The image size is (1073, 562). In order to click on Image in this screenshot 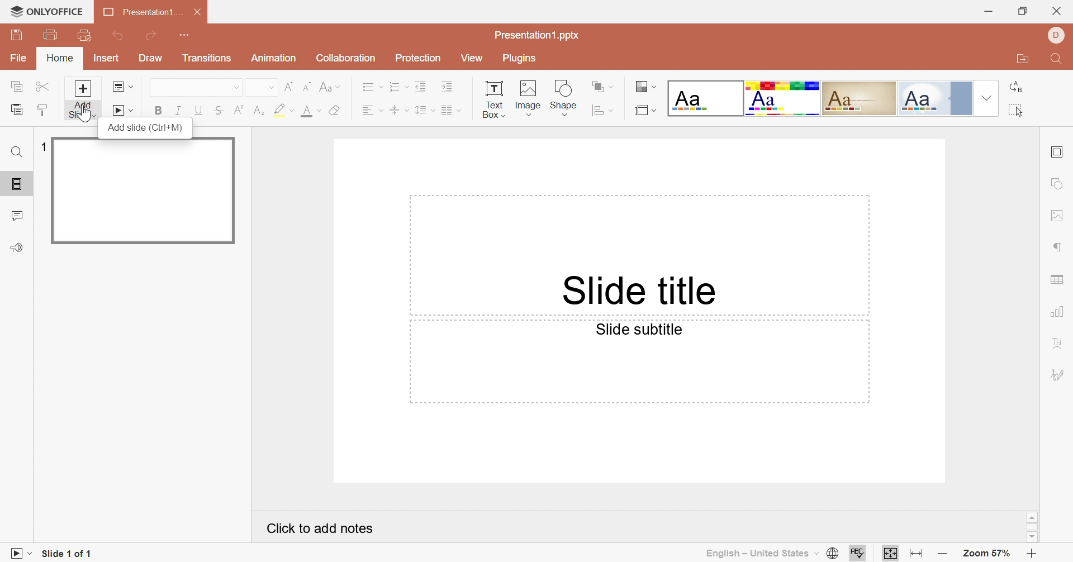, I will do `click(529, 96)`.